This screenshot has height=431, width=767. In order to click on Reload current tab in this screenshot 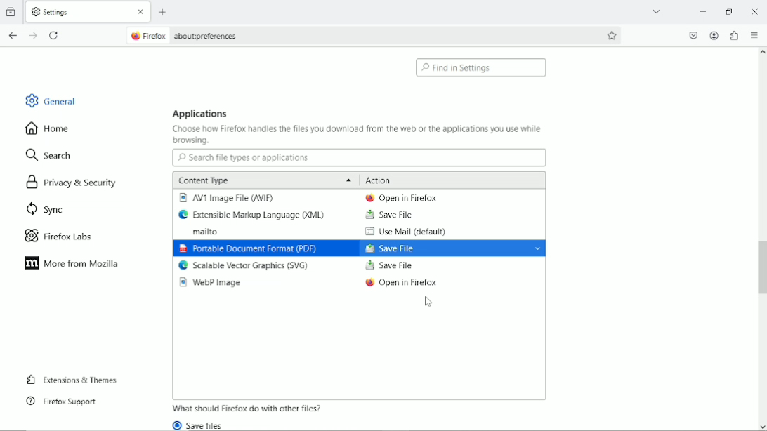, I will do `click(54, 37)`.